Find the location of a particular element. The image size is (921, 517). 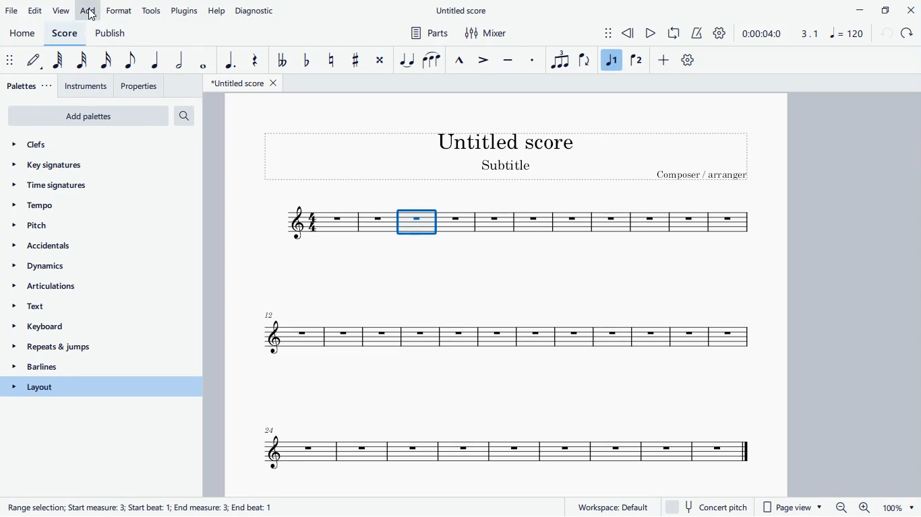

move is located at coordinates (600, 32).